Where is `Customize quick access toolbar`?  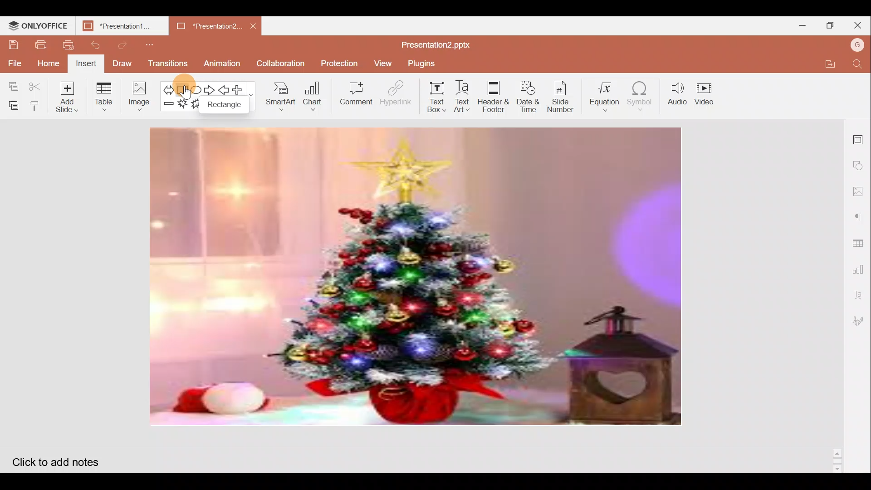
Customize quick access toolbar is located at coordinates (150, 45).